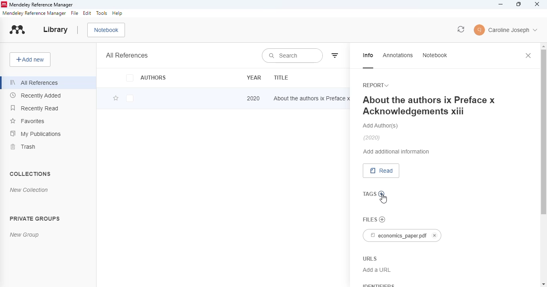 Image resolution: width=547 pixels, height=287 pixels. I want to click on checkbox, so click(131, 99).